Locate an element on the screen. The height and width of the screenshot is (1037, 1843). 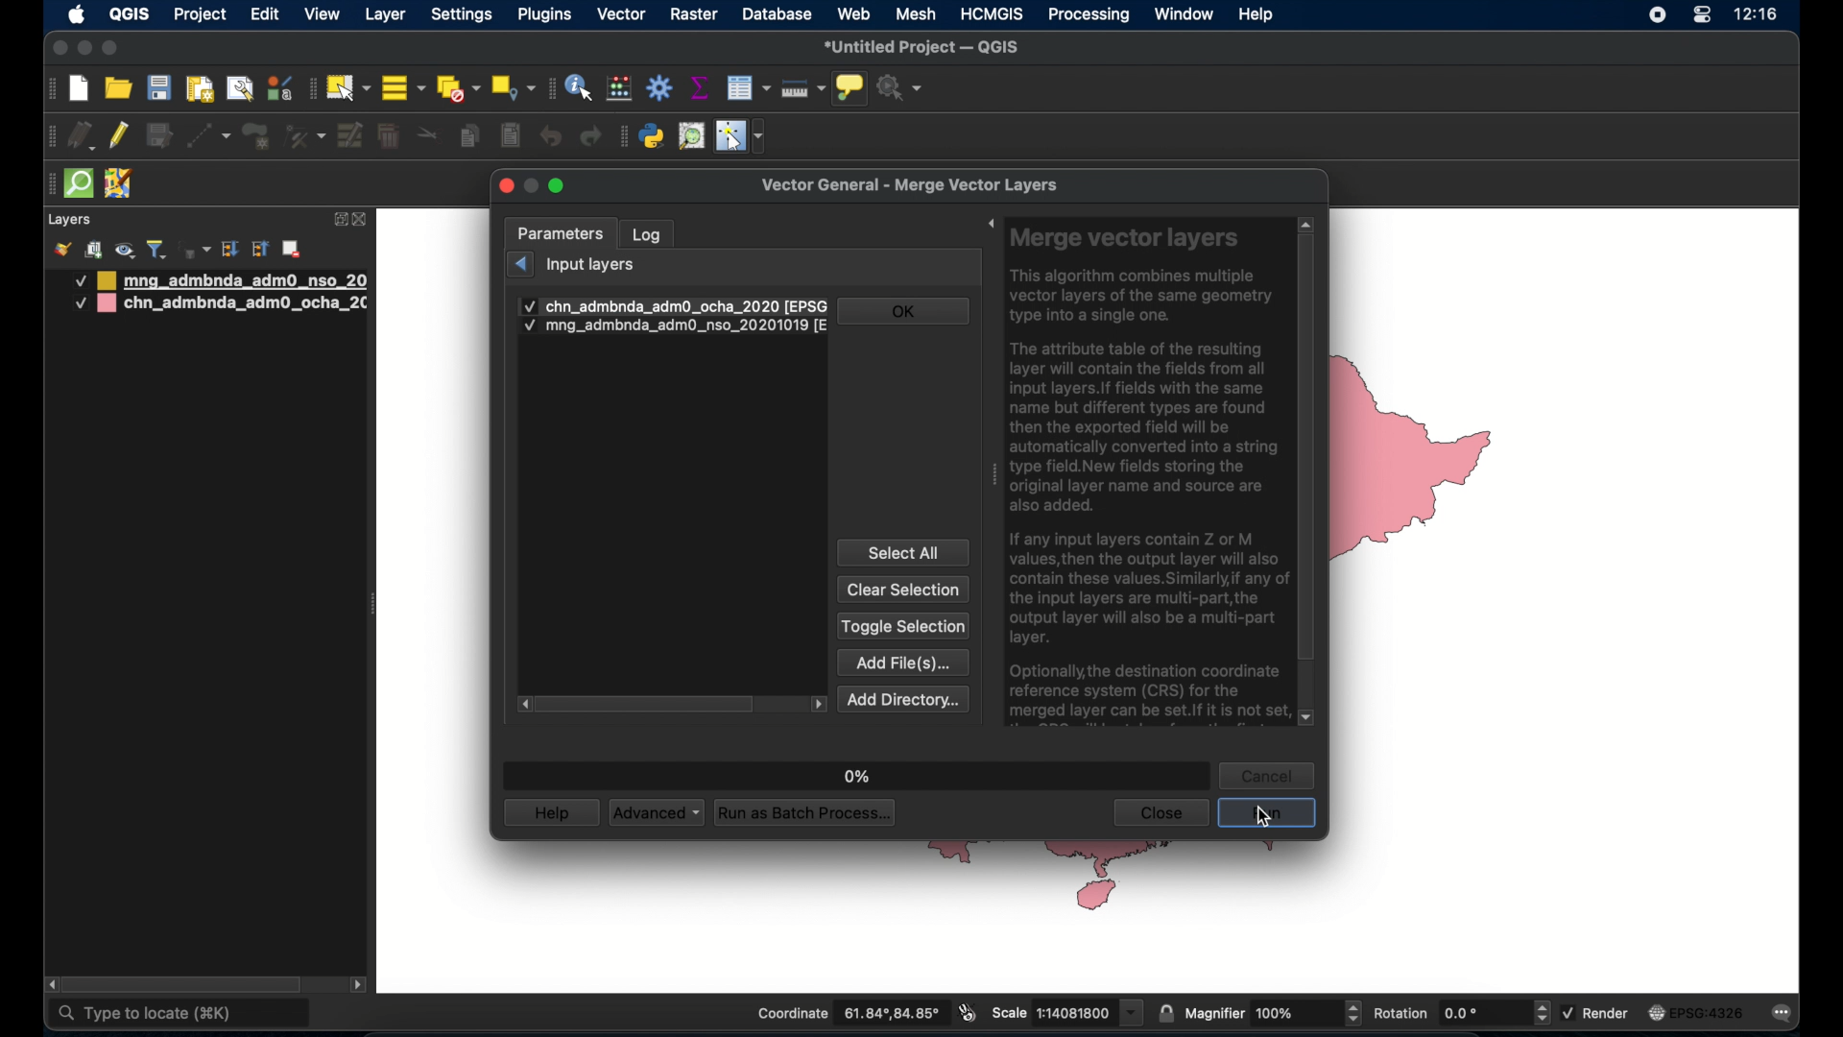
project is located at coordinates (202, 16).